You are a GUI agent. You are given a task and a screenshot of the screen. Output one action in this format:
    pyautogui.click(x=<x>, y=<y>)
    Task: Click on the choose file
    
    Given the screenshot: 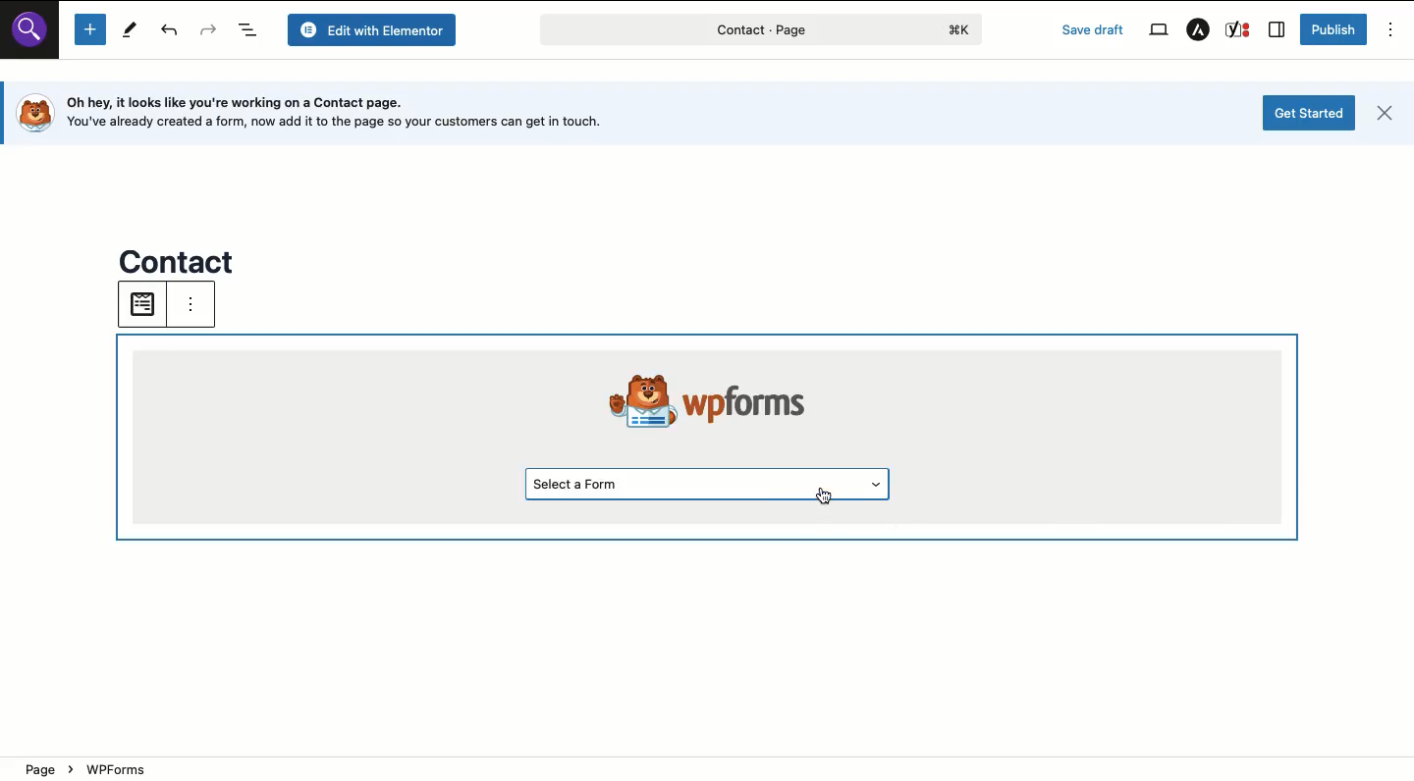 What is the action you would take?
    pyautogui.click(x=140, y=304)
    